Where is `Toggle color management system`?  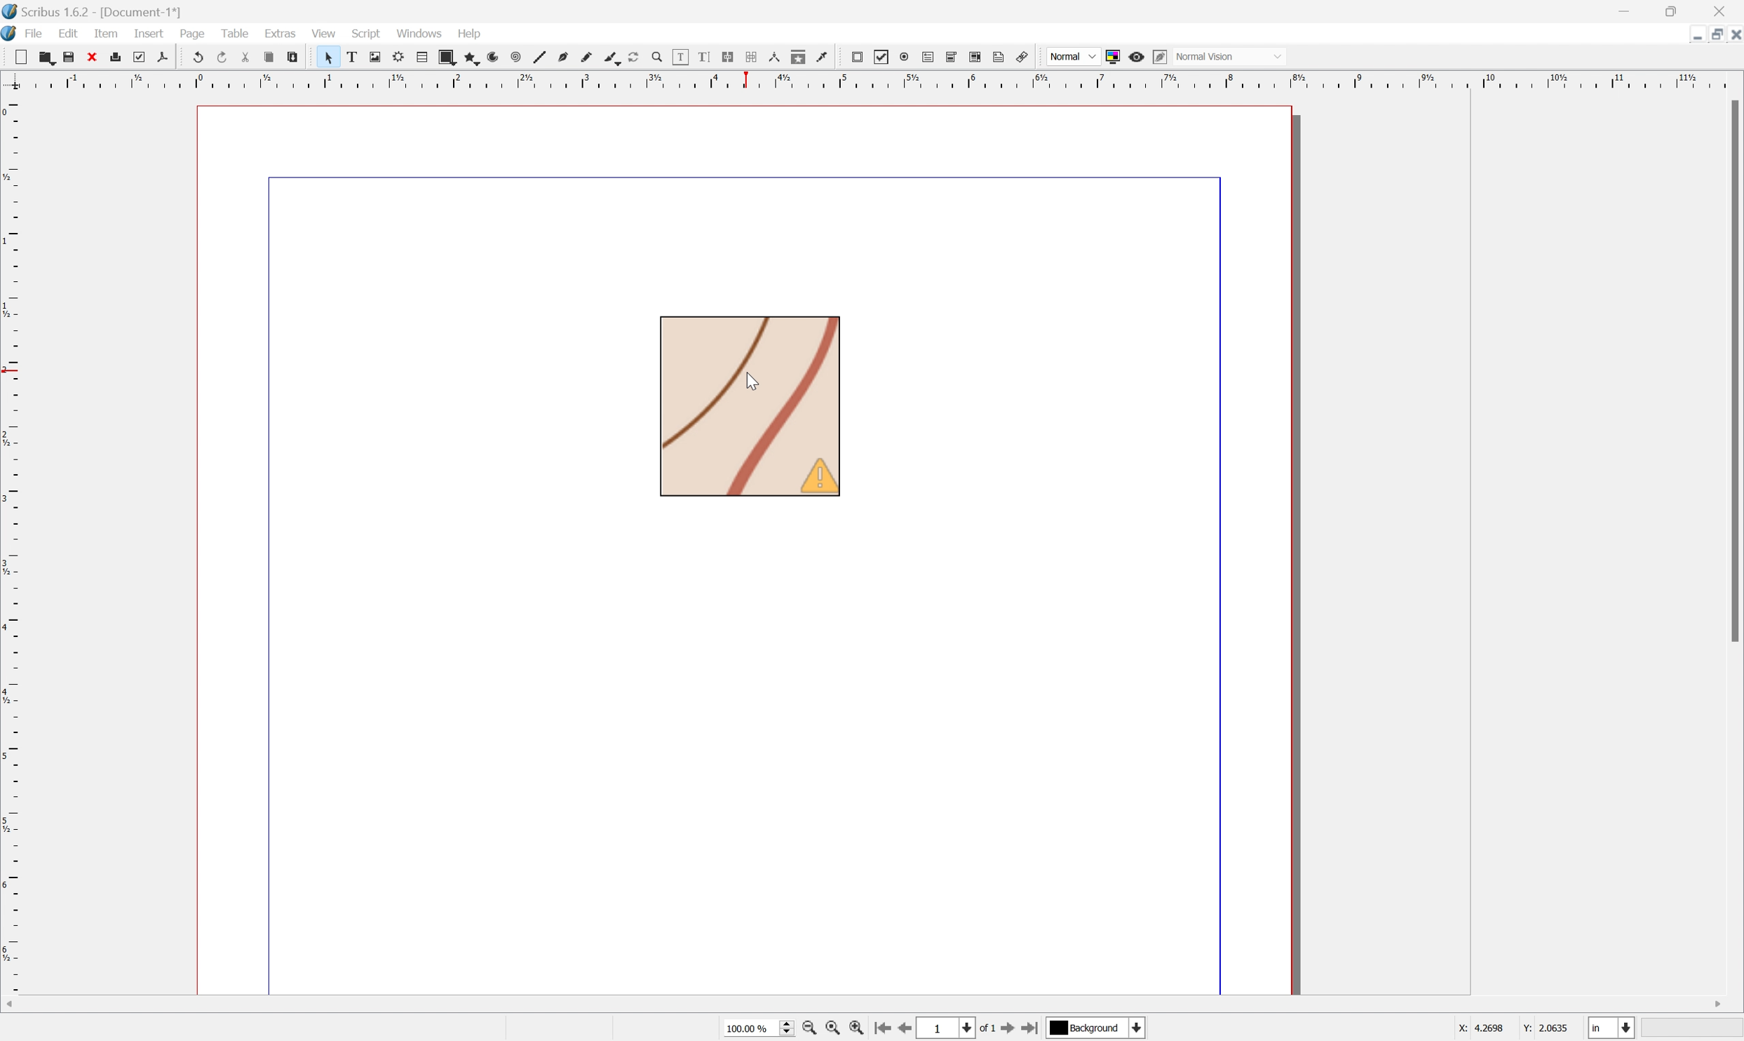 Toggle color management system is located at coordinates (1116, 56).